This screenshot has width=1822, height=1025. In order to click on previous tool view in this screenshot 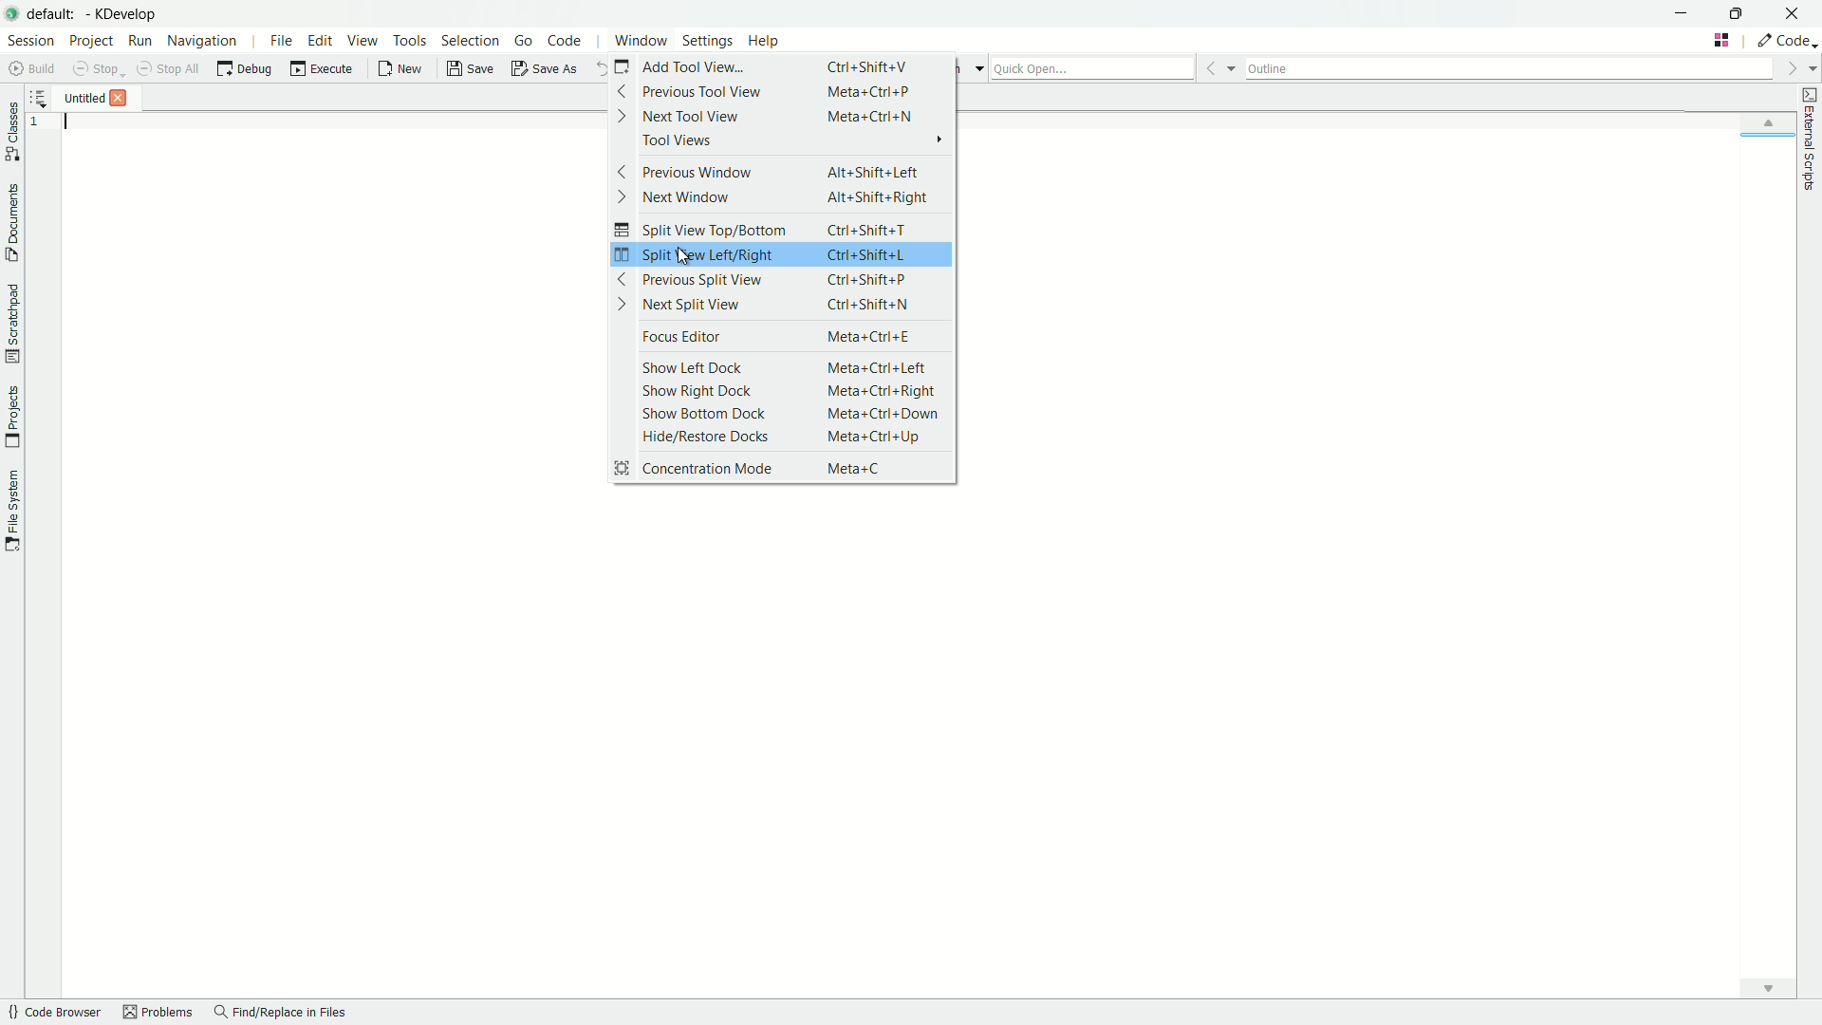, I will do `click(703, 92)`.